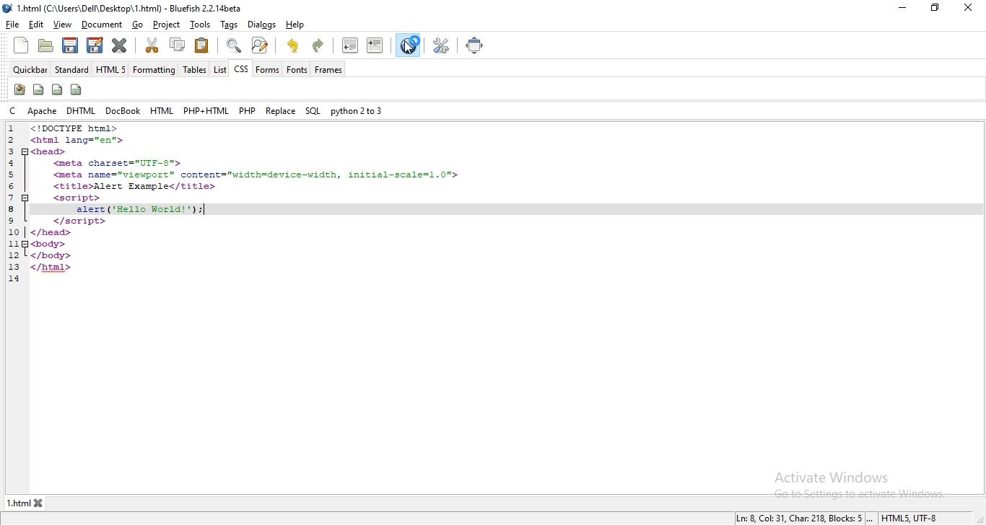  I want to click on file, so click(14, 25).